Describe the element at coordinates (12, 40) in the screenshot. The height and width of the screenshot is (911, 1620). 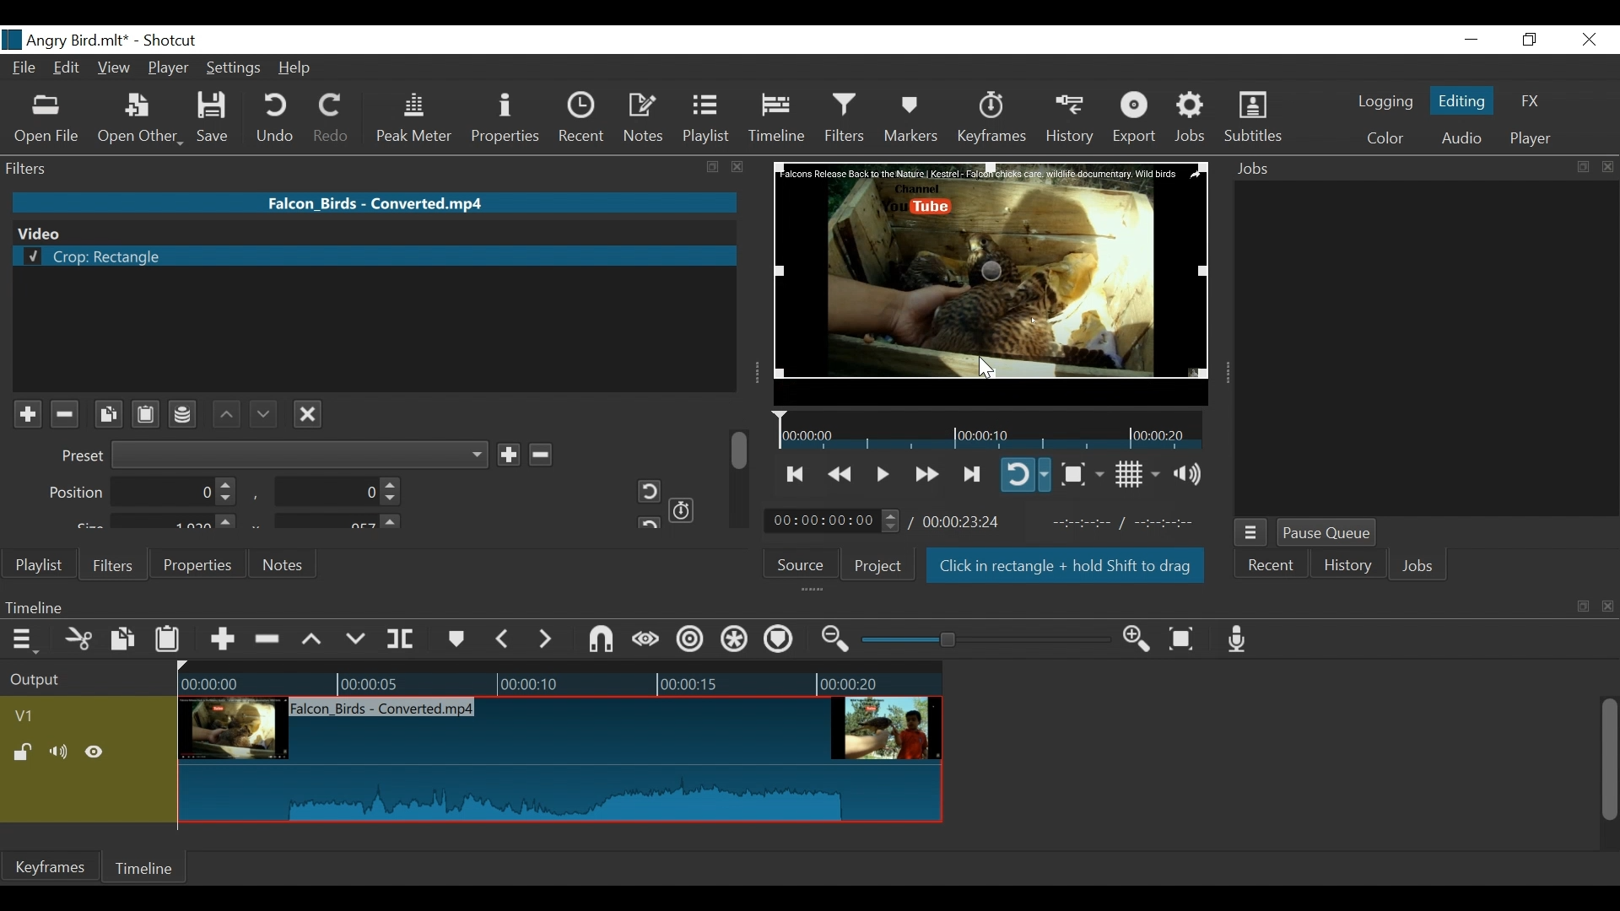
I see `logo` at that location.